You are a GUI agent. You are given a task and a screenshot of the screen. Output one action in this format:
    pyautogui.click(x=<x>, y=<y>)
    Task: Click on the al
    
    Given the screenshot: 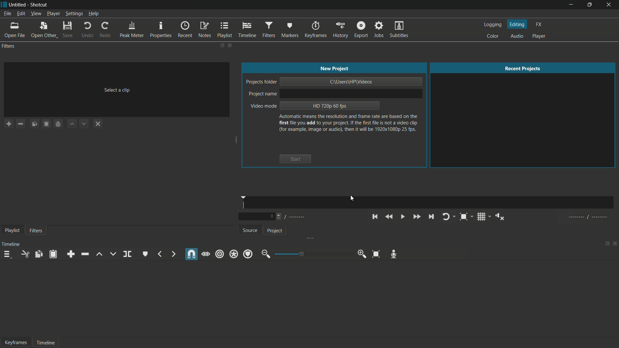 What is the action you would take?
    pyautogui.click(x=589, y=218)
    